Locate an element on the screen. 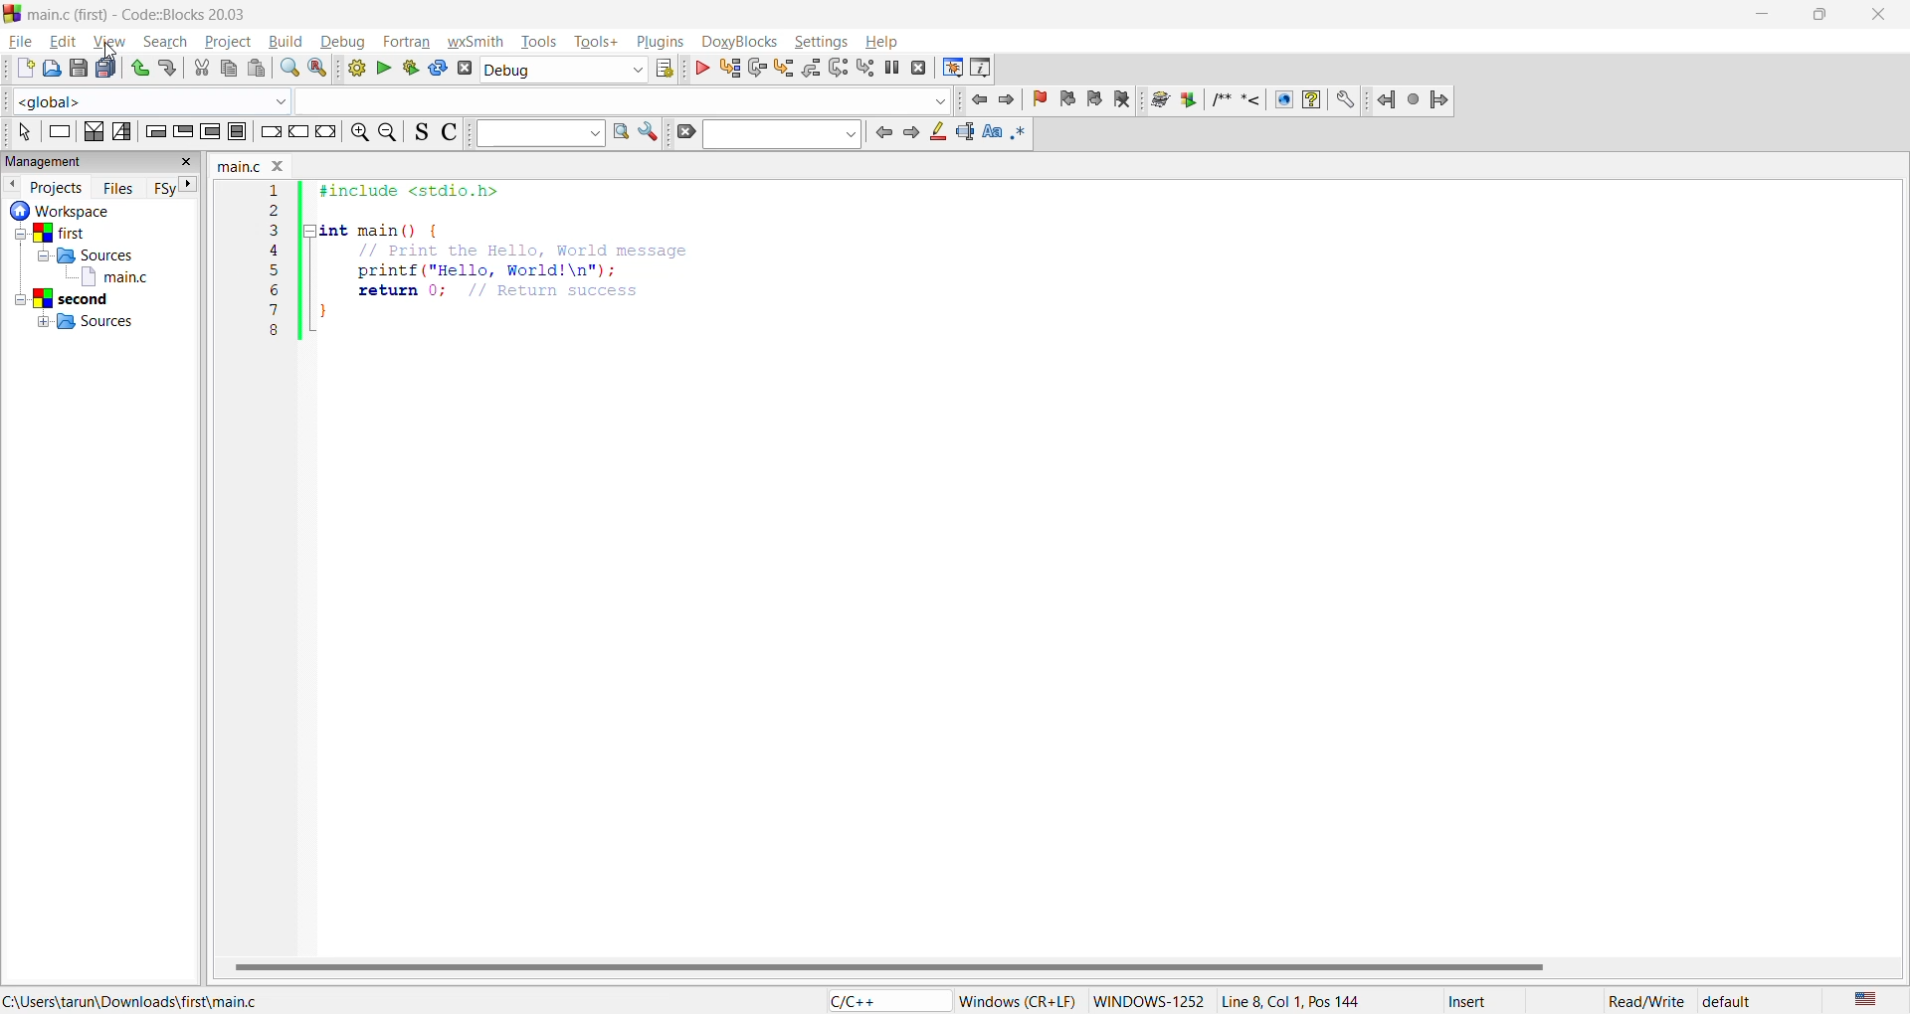 This screenshot has width=1910, height=1014. Insert is located at coordinates (1471, 1000).